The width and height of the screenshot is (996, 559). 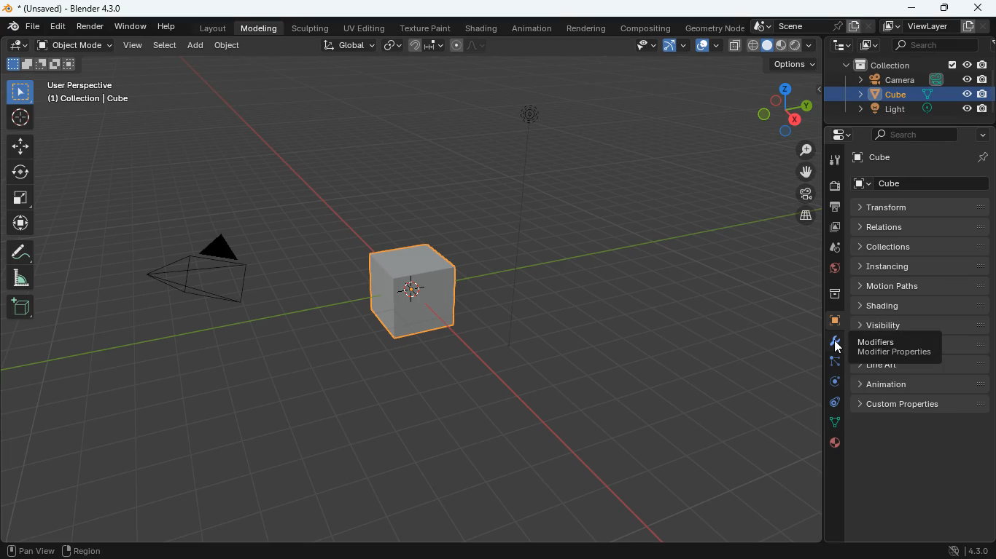 I want to click on aim, so click(x=21, y=118).